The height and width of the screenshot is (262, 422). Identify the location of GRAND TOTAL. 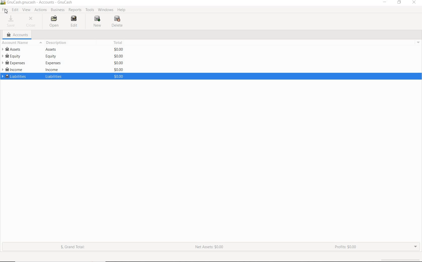
(73, 247).